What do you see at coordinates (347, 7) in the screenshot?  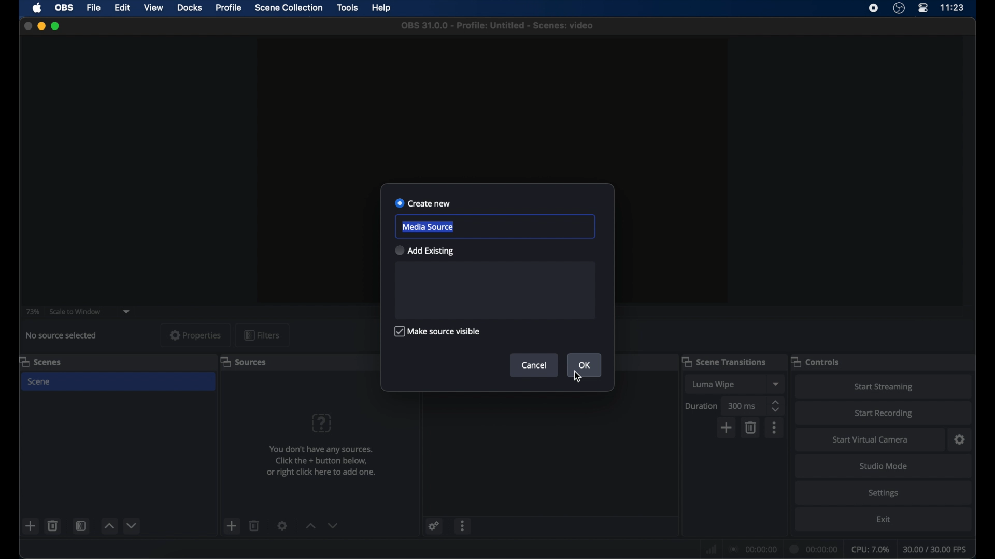 I see `tools` at bounding box center [347, 7].